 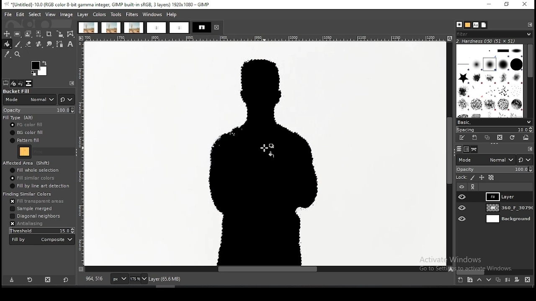 I want to click on fonts, so click(x=476, y=25).